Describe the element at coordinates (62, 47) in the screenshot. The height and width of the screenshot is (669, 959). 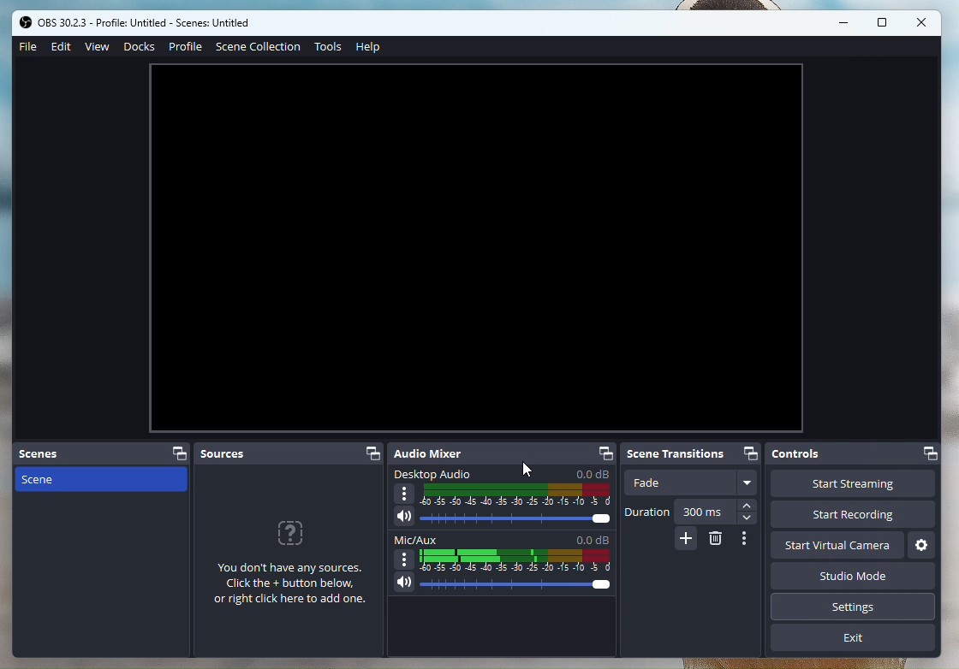
I see `Edit` at that location.